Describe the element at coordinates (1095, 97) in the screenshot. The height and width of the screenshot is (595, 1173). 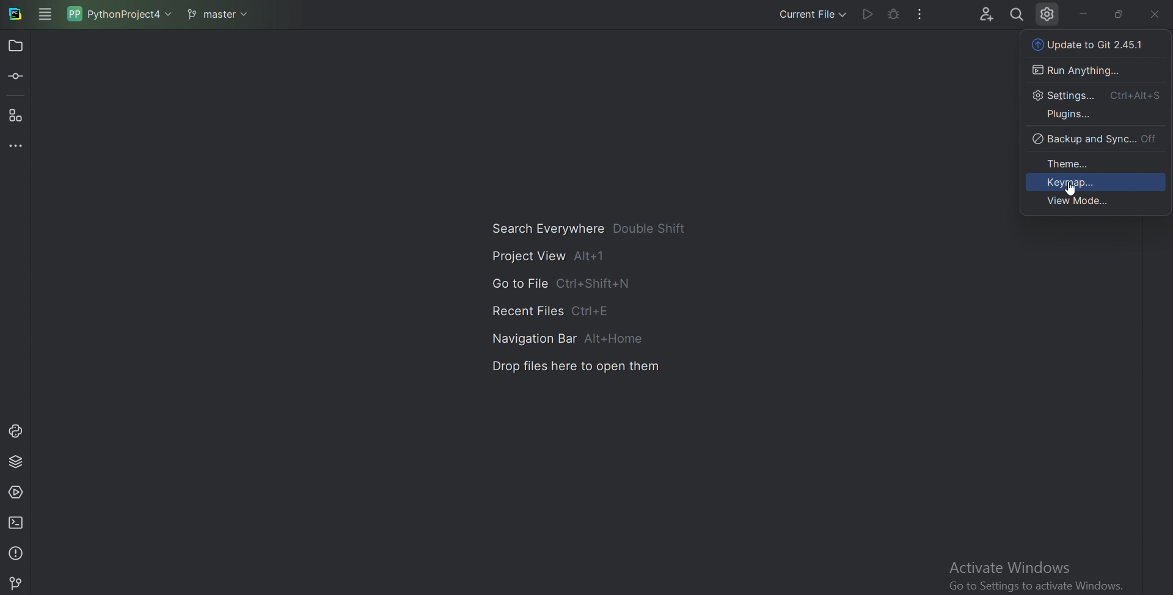
I see `Settings` at that location.